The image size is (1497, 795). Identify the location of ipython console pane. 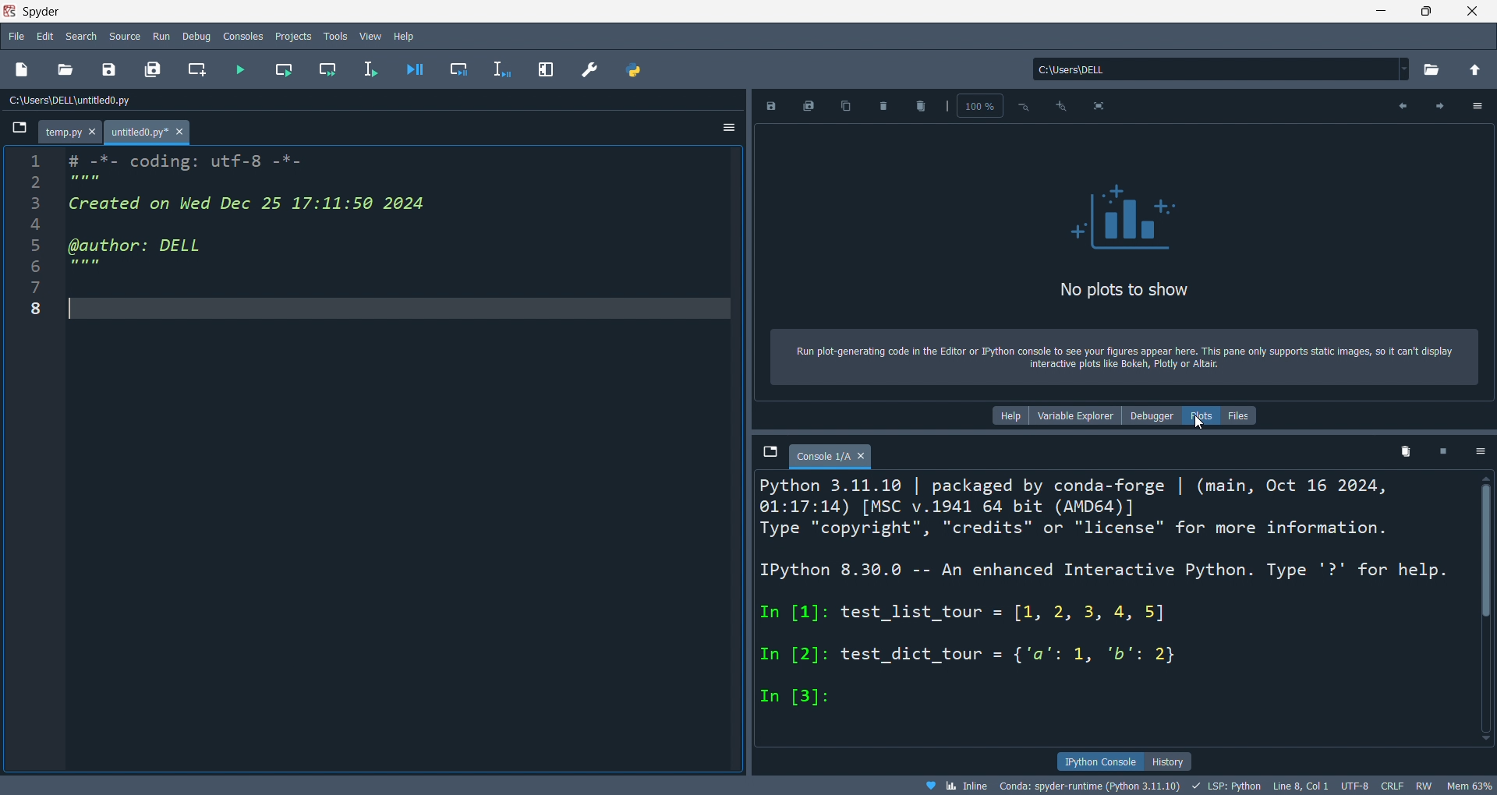
(1115, 611).